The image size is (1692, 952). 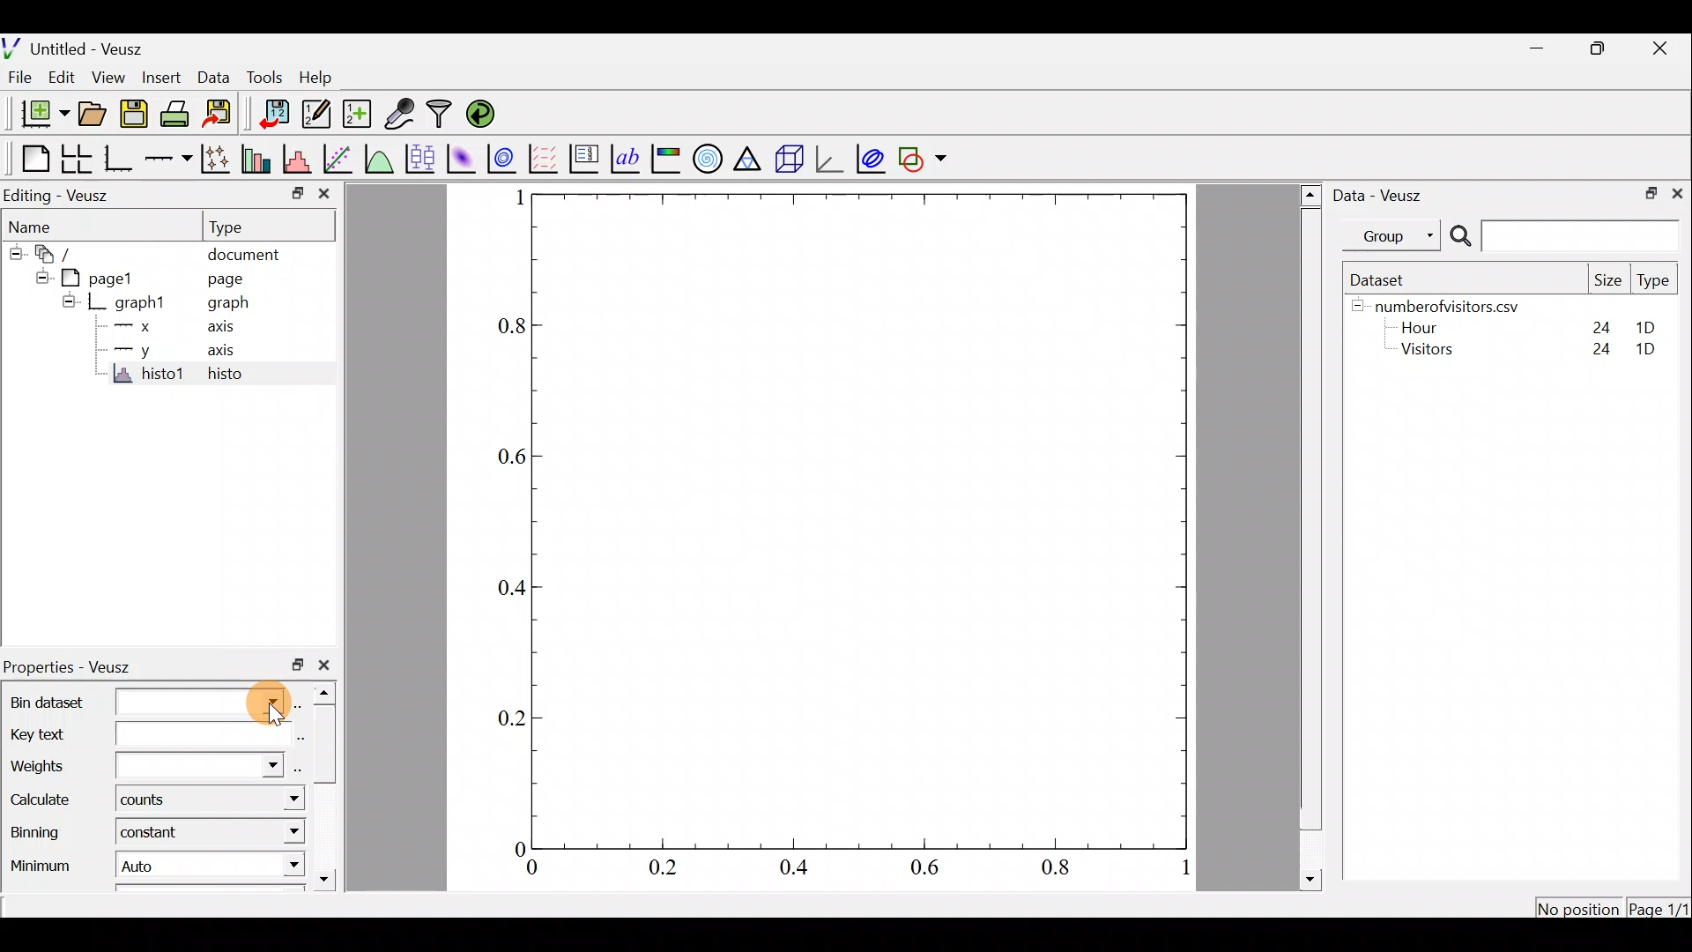 I want to click on Type, so click(x=1653, y=279).